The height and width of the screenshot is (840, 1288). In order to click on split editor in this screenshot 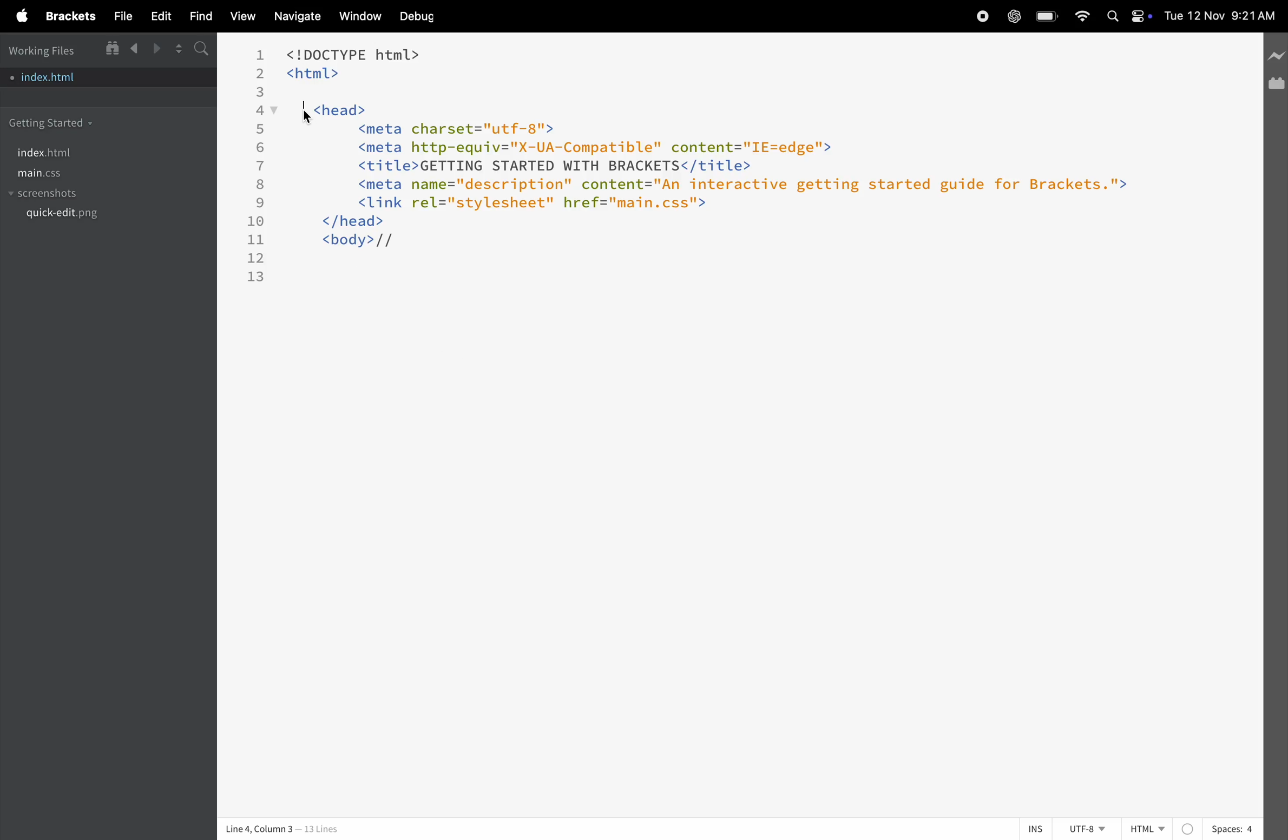, I will do `click(176, 49)`.